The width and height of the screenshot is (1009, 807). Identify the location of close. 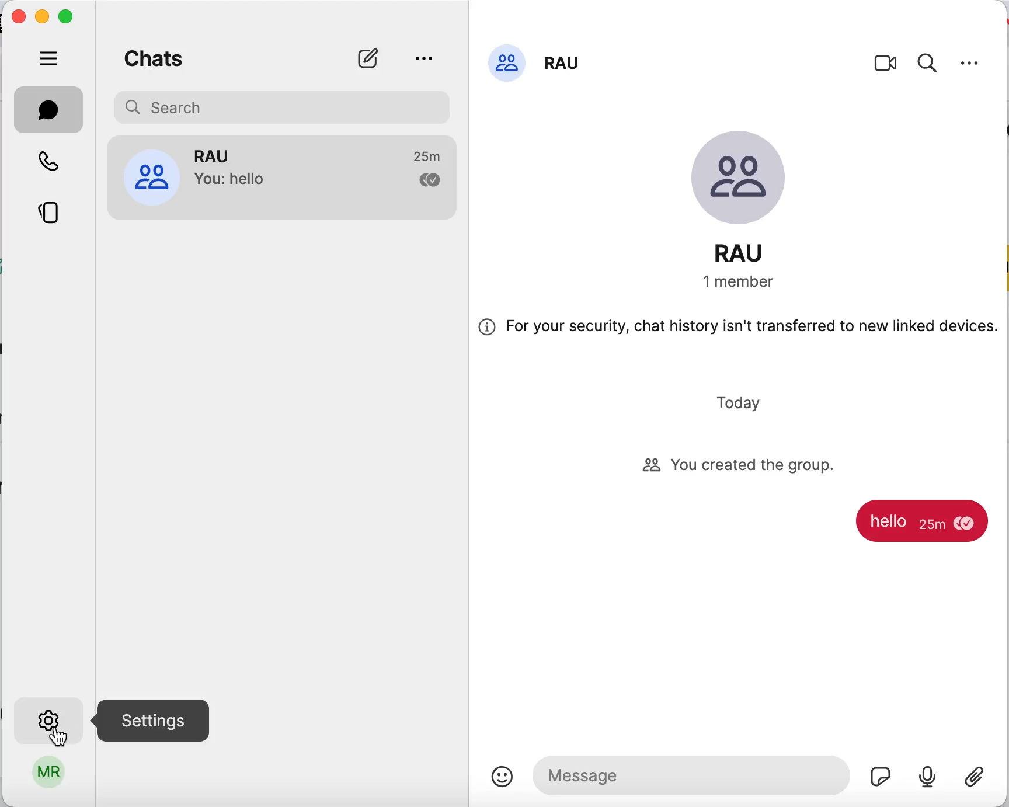
(19, 19).